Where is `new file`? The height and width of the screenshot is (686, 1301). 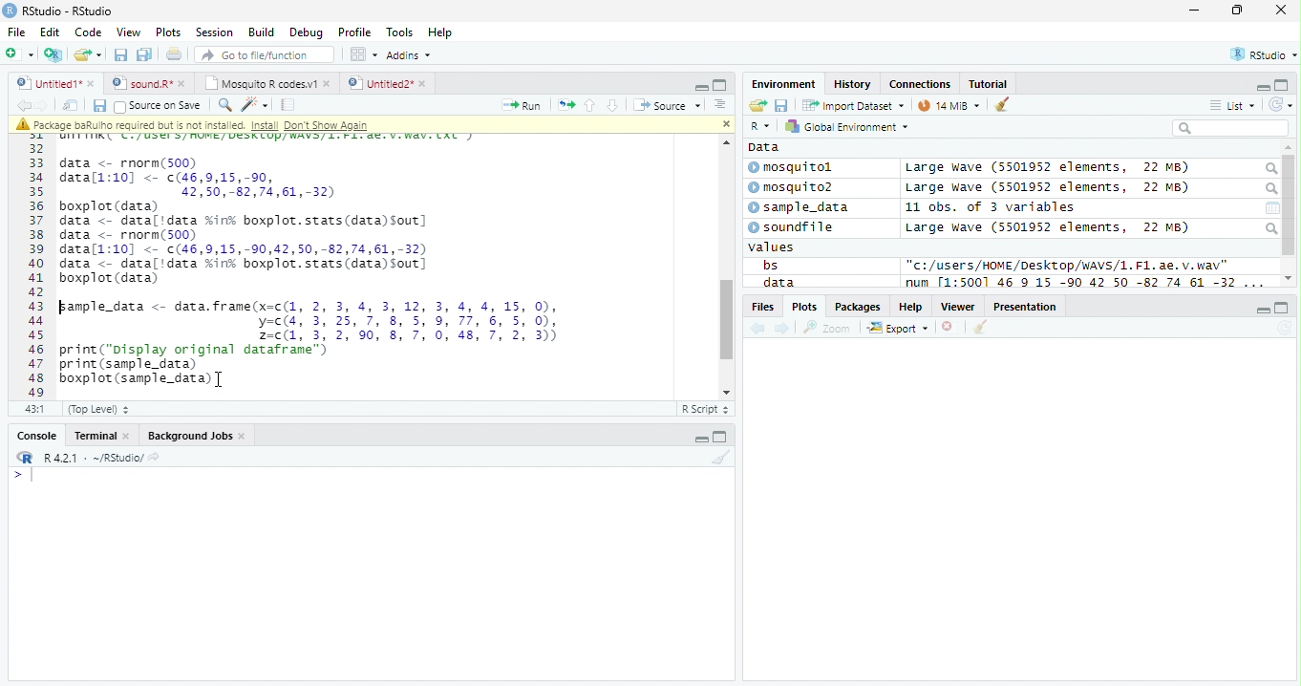 new file is located at coordinates (20, 54).